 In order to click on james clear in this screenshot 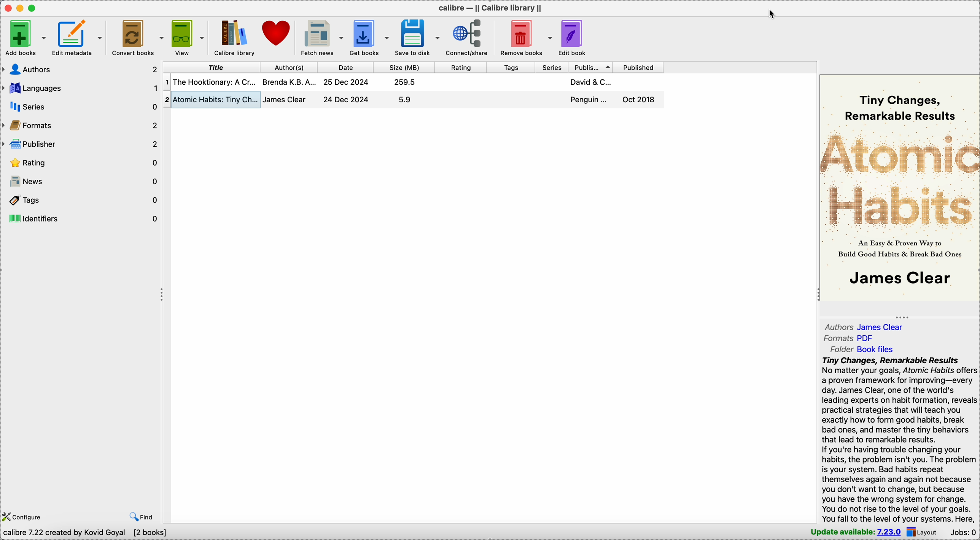, I will do `click(286, 100)`.